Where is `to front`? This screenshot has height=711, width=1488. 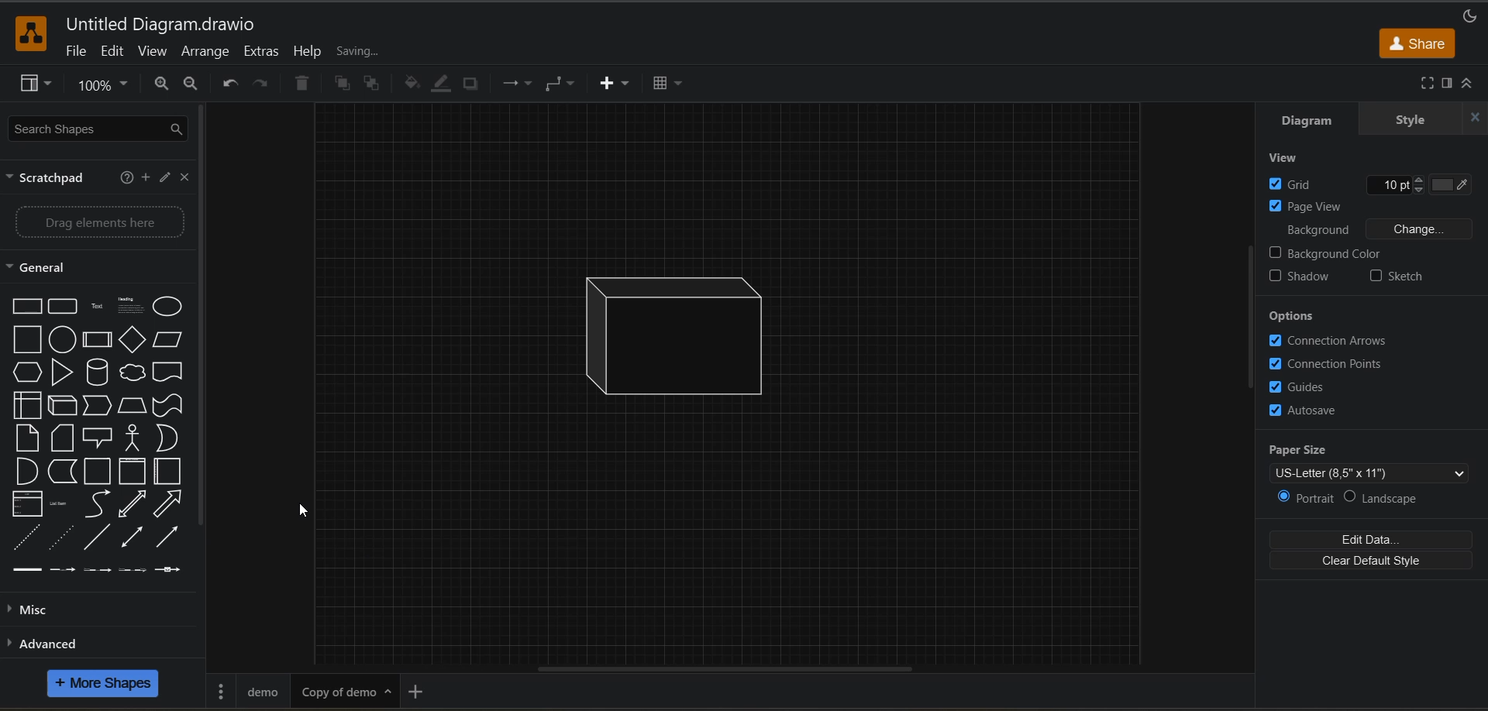 to front is located at coordinates (345, 87).